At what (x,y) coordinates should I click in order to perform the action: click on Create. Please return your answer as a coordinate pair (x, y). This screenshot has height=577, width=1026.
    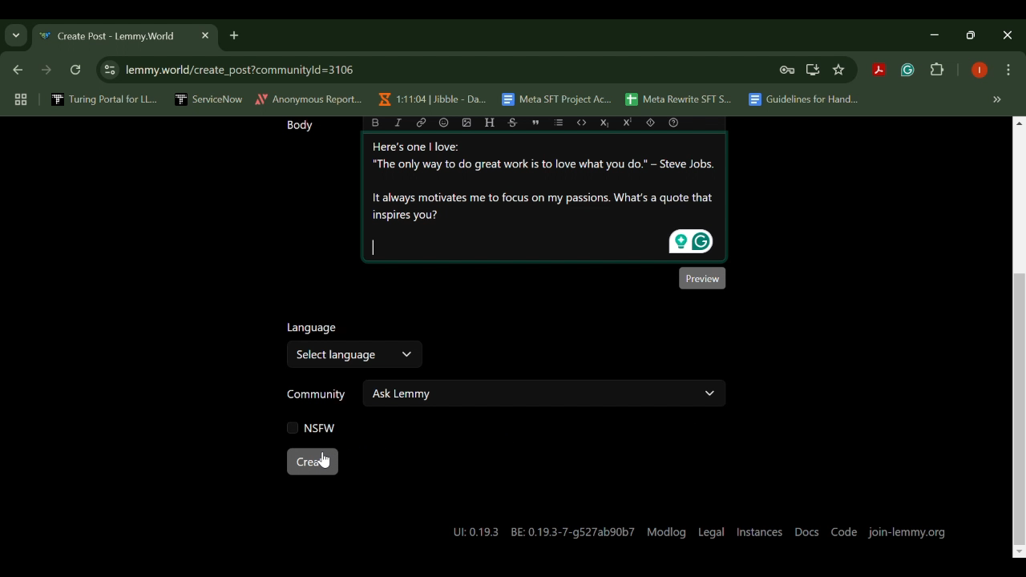
    Looking at the image, I should click on (312, 462).